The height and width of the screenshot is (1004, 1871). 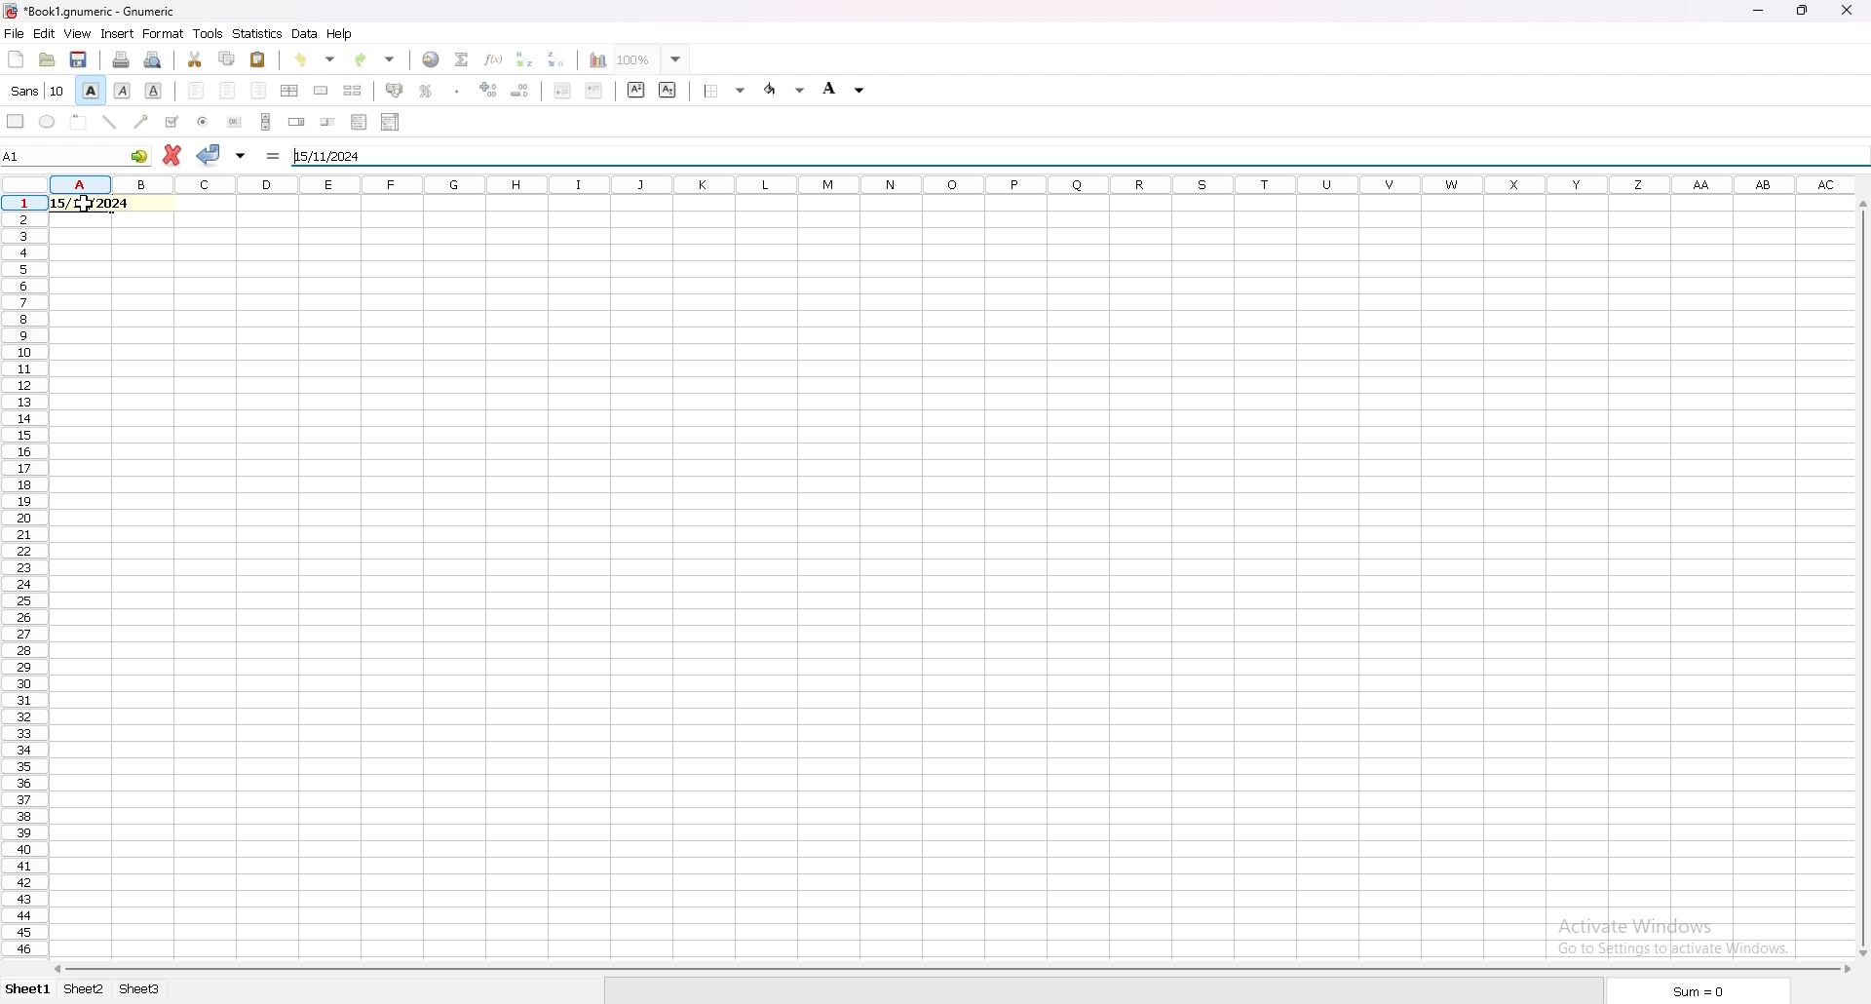 I want to click on summation, so click(x=461, y=59).